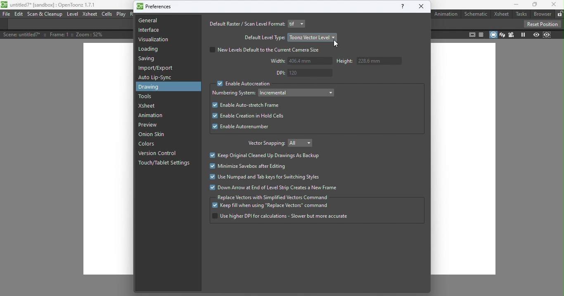 The image size is (564, 296). Describe the element at coordinates (446, 14) in the screenshot. I see `Animation` at that location.